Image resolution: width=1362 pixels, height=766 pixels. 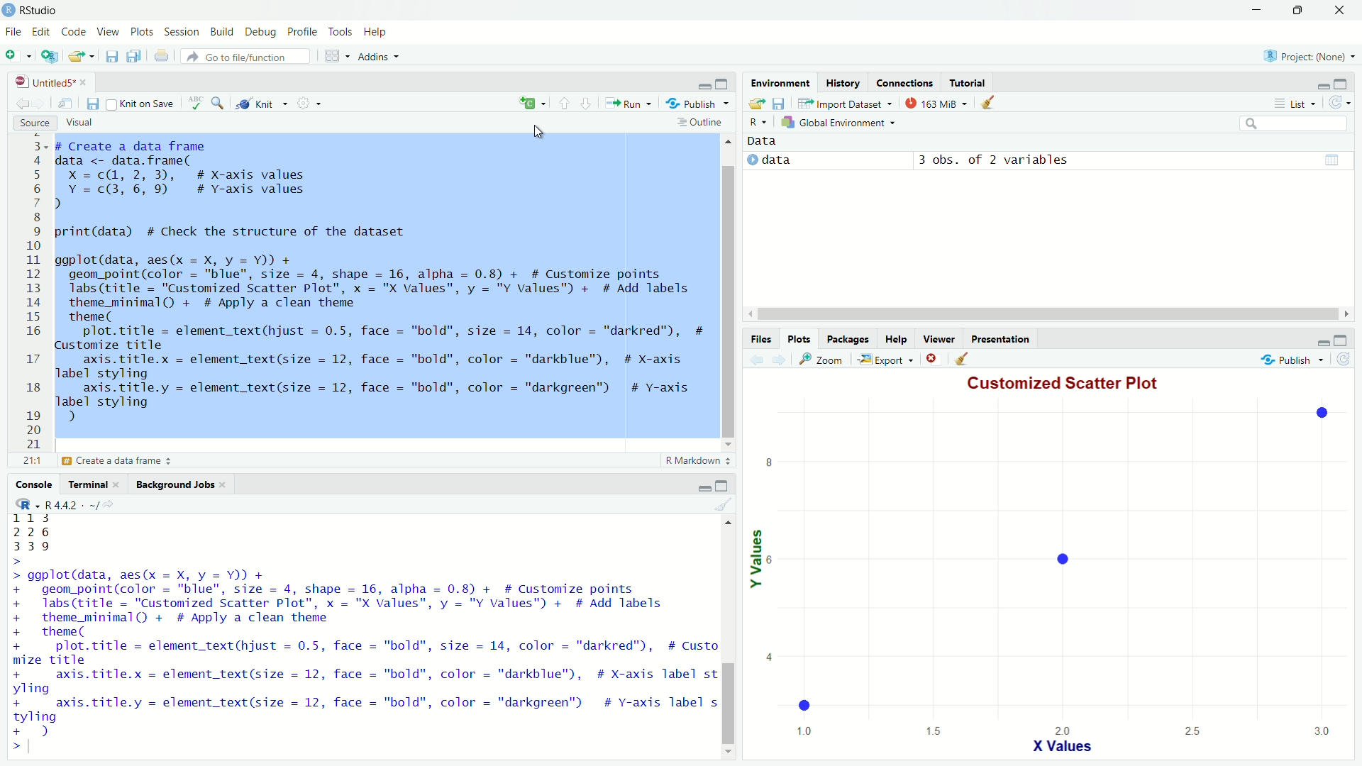 I want to click on Go to file/function, so click(x=245, y=56).